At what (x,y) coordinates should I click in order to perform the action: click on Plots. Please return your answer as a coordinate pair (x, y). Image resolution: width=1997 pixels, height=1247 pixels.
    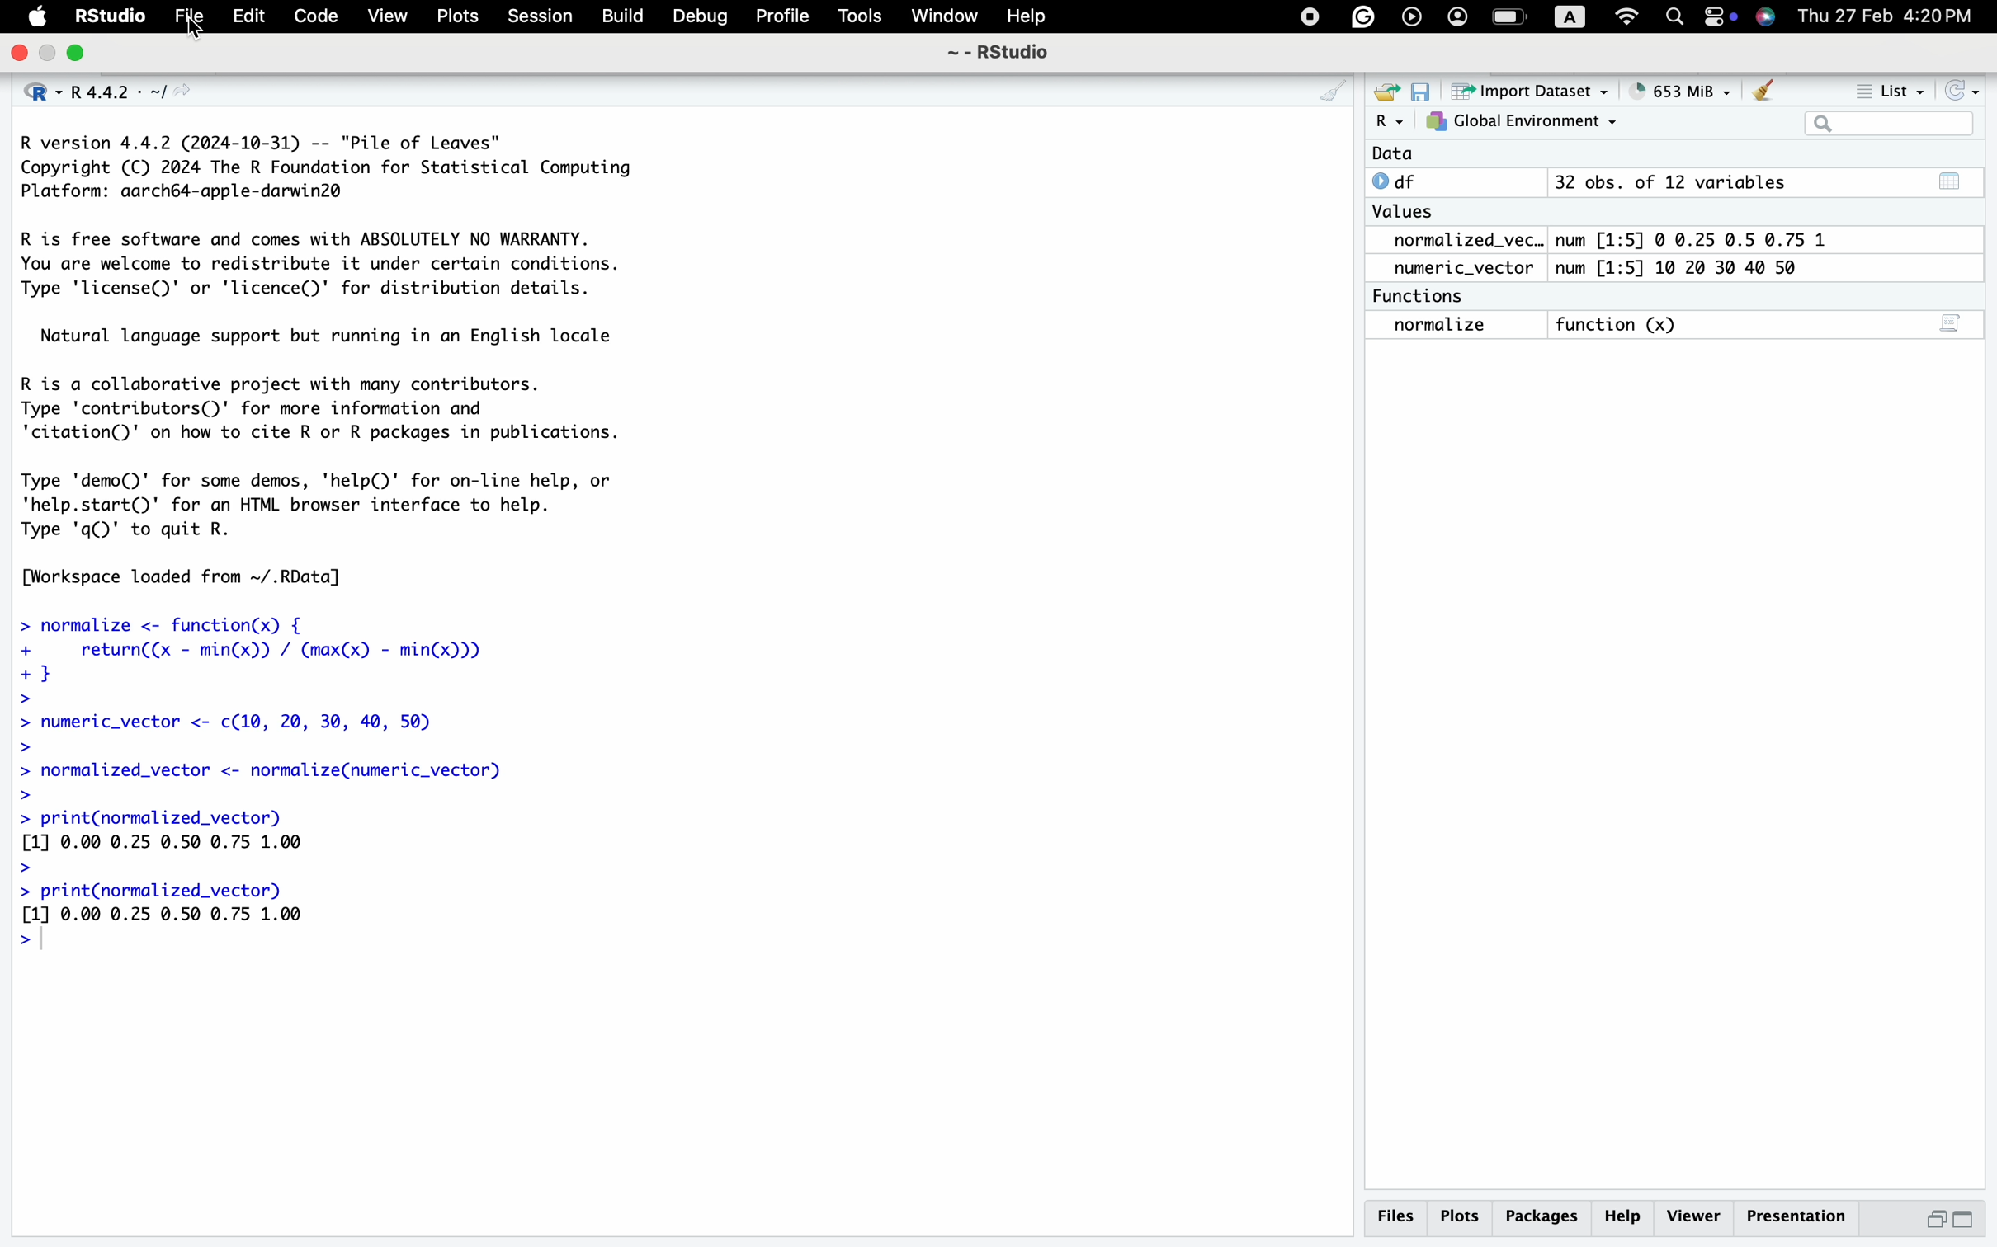
    Looking at the image, I should click on (1461, 1215).